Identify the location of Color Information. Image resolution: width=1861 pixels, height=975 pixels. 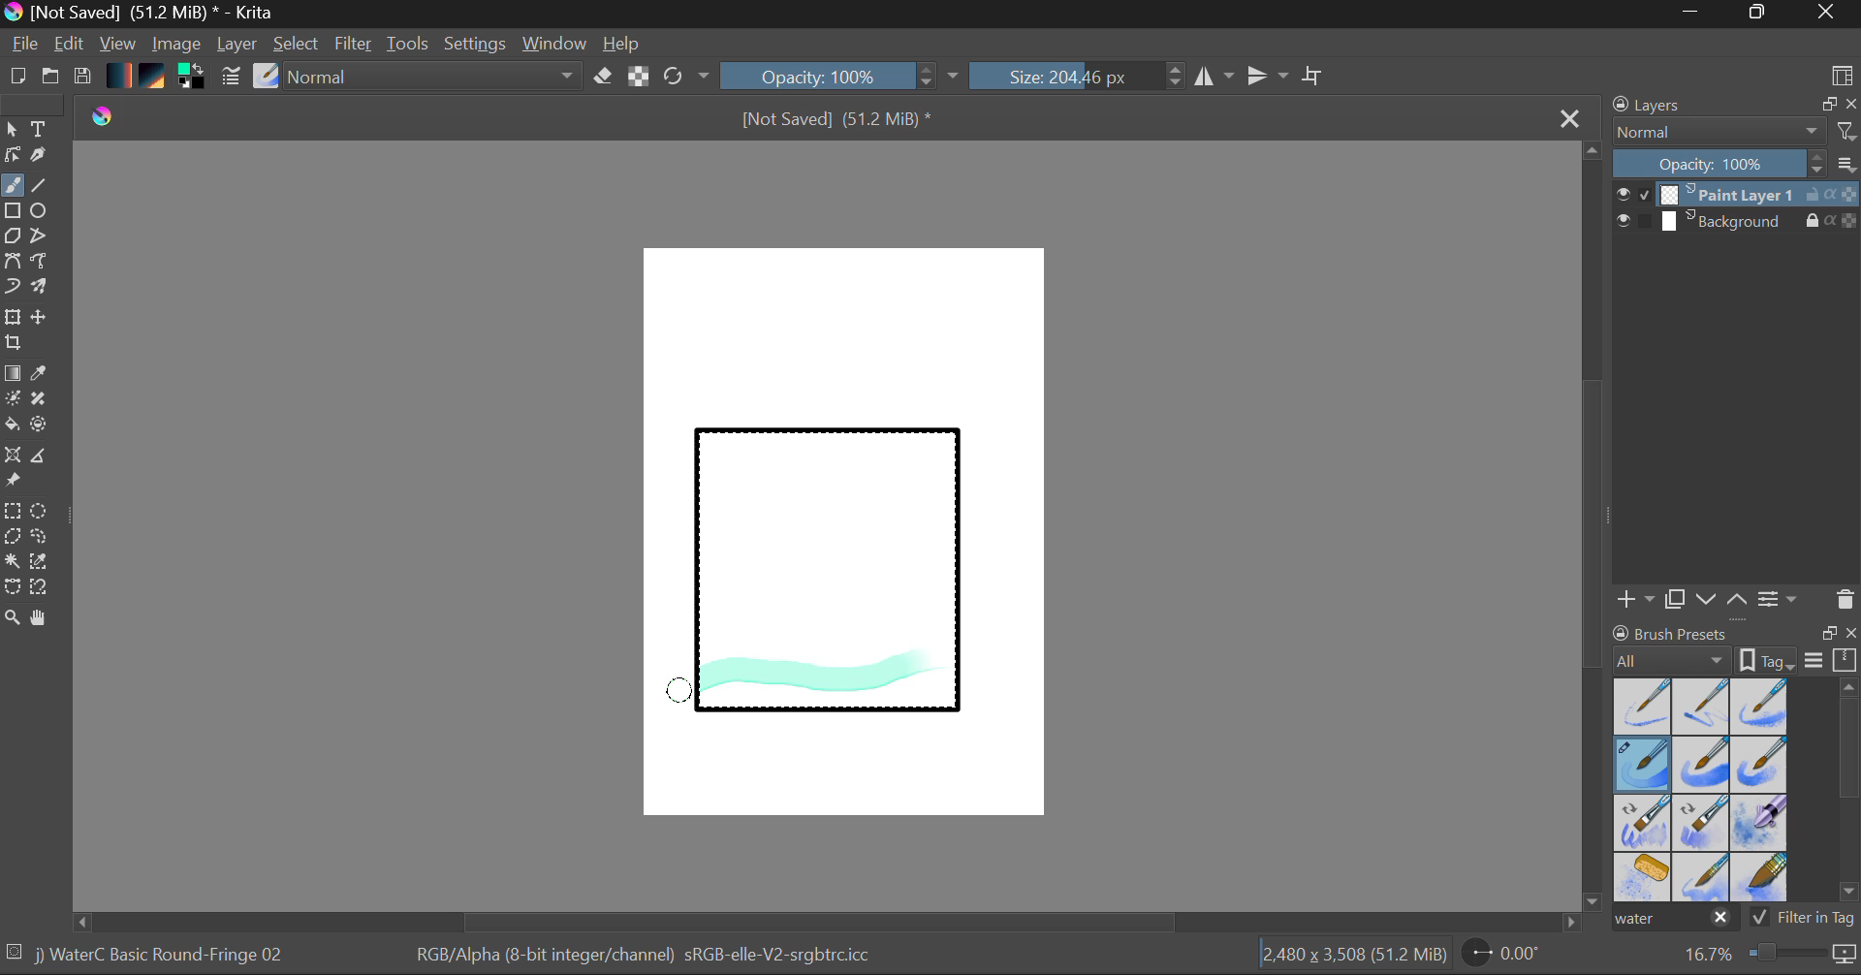
(642, 957).